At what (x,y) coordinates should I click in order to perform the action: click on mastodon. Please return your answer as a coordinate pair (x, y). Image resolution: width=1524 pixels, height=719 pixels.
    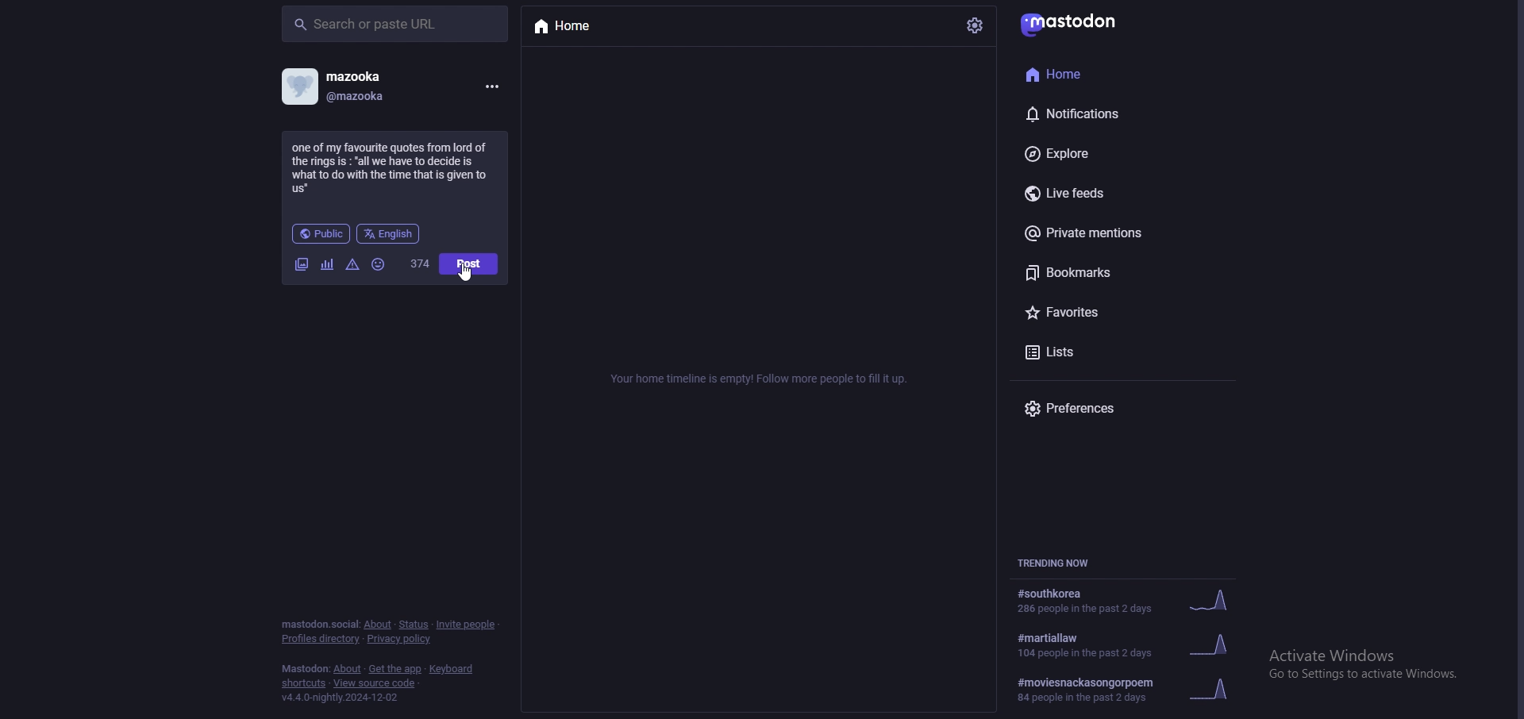
    Looking at the image, I should click on (1081, 24).